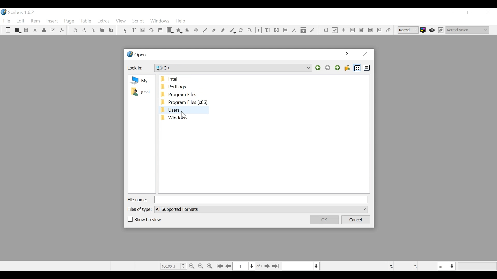 This screenshot has height=279, width=497. What do you see at coordinates (470, 12) in the screenshot?
I see `Restore` at bounding box center [470, 12].